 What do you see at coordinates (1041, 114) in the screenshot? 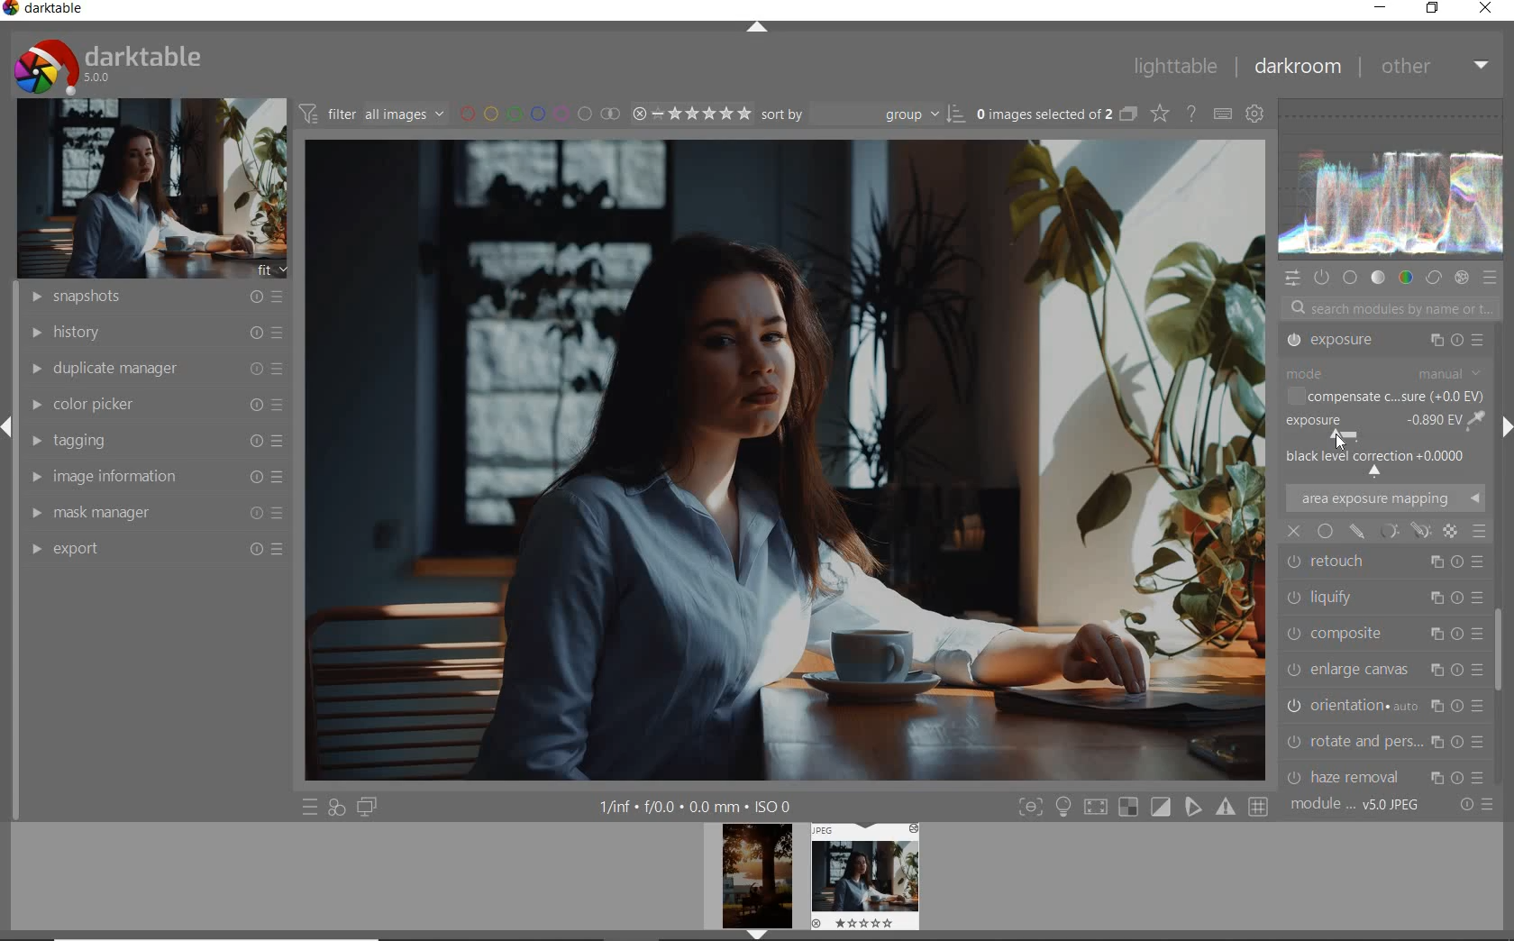
I see `SELECTED IMAGES` at bounding box center [1041, 114].